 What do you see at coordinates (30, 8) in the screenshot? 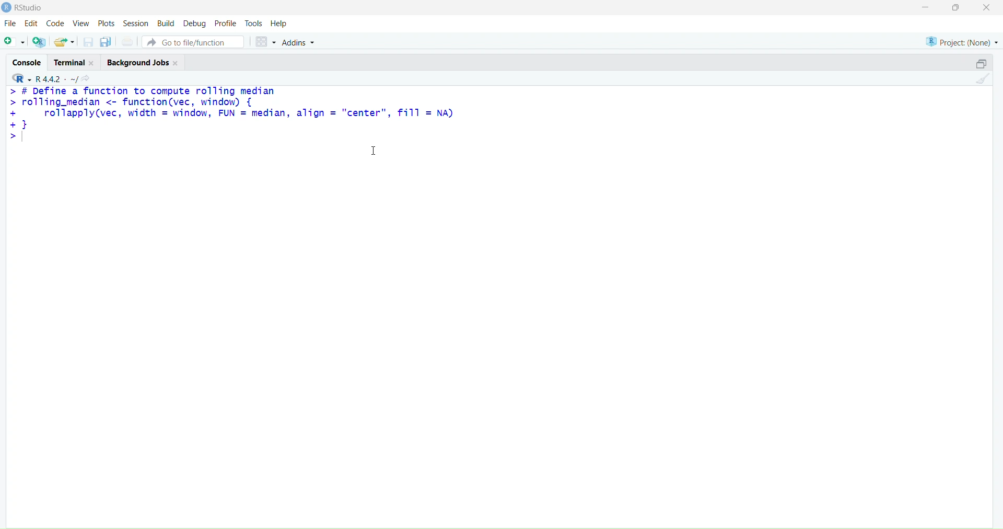
I see `RStudio` at bounding box center [30, 8].